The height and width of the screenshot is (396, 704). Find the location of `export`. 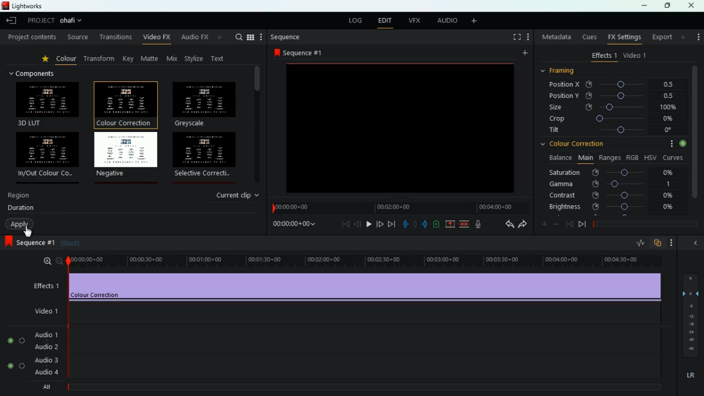

export is located at coordinates (662, 37).